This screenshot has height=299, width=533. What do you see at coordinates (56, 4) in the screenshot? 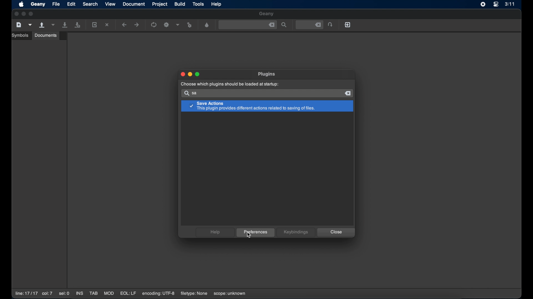
I see `file` at bounding box center [56, 4].